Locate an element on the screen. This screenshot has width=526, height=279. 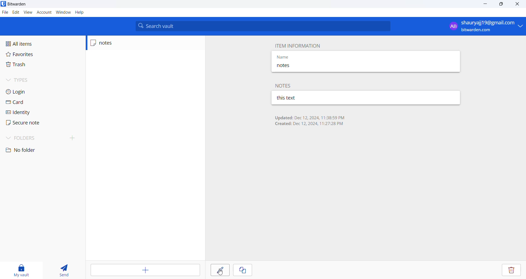
this text is located at coordinates (307, 98).